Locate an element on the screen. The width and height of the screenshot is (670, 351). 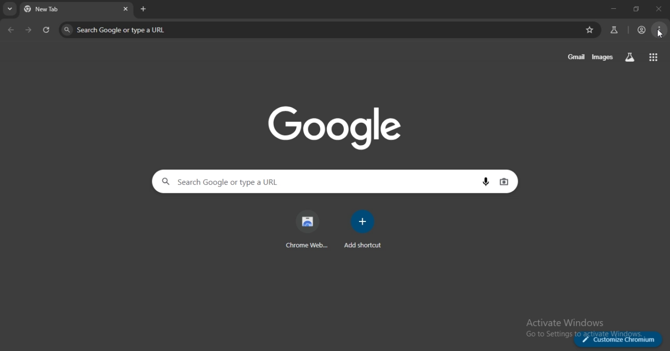
go back one page is located at coordinates (12, 29).